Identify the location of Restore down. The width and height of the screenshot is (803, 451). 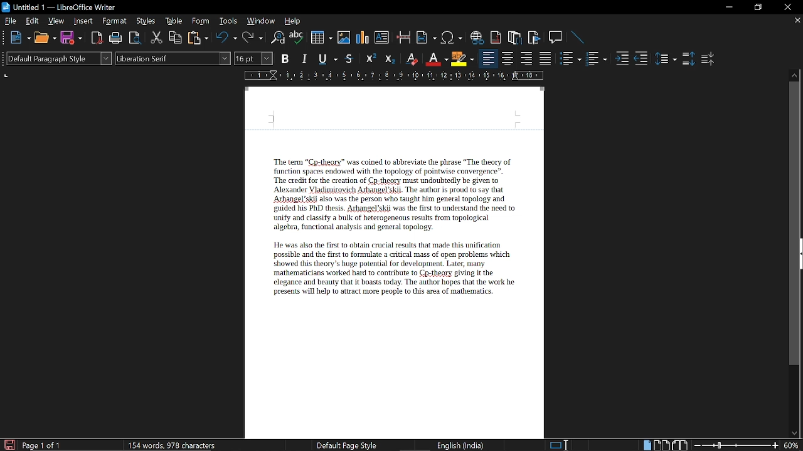
(757, 6).